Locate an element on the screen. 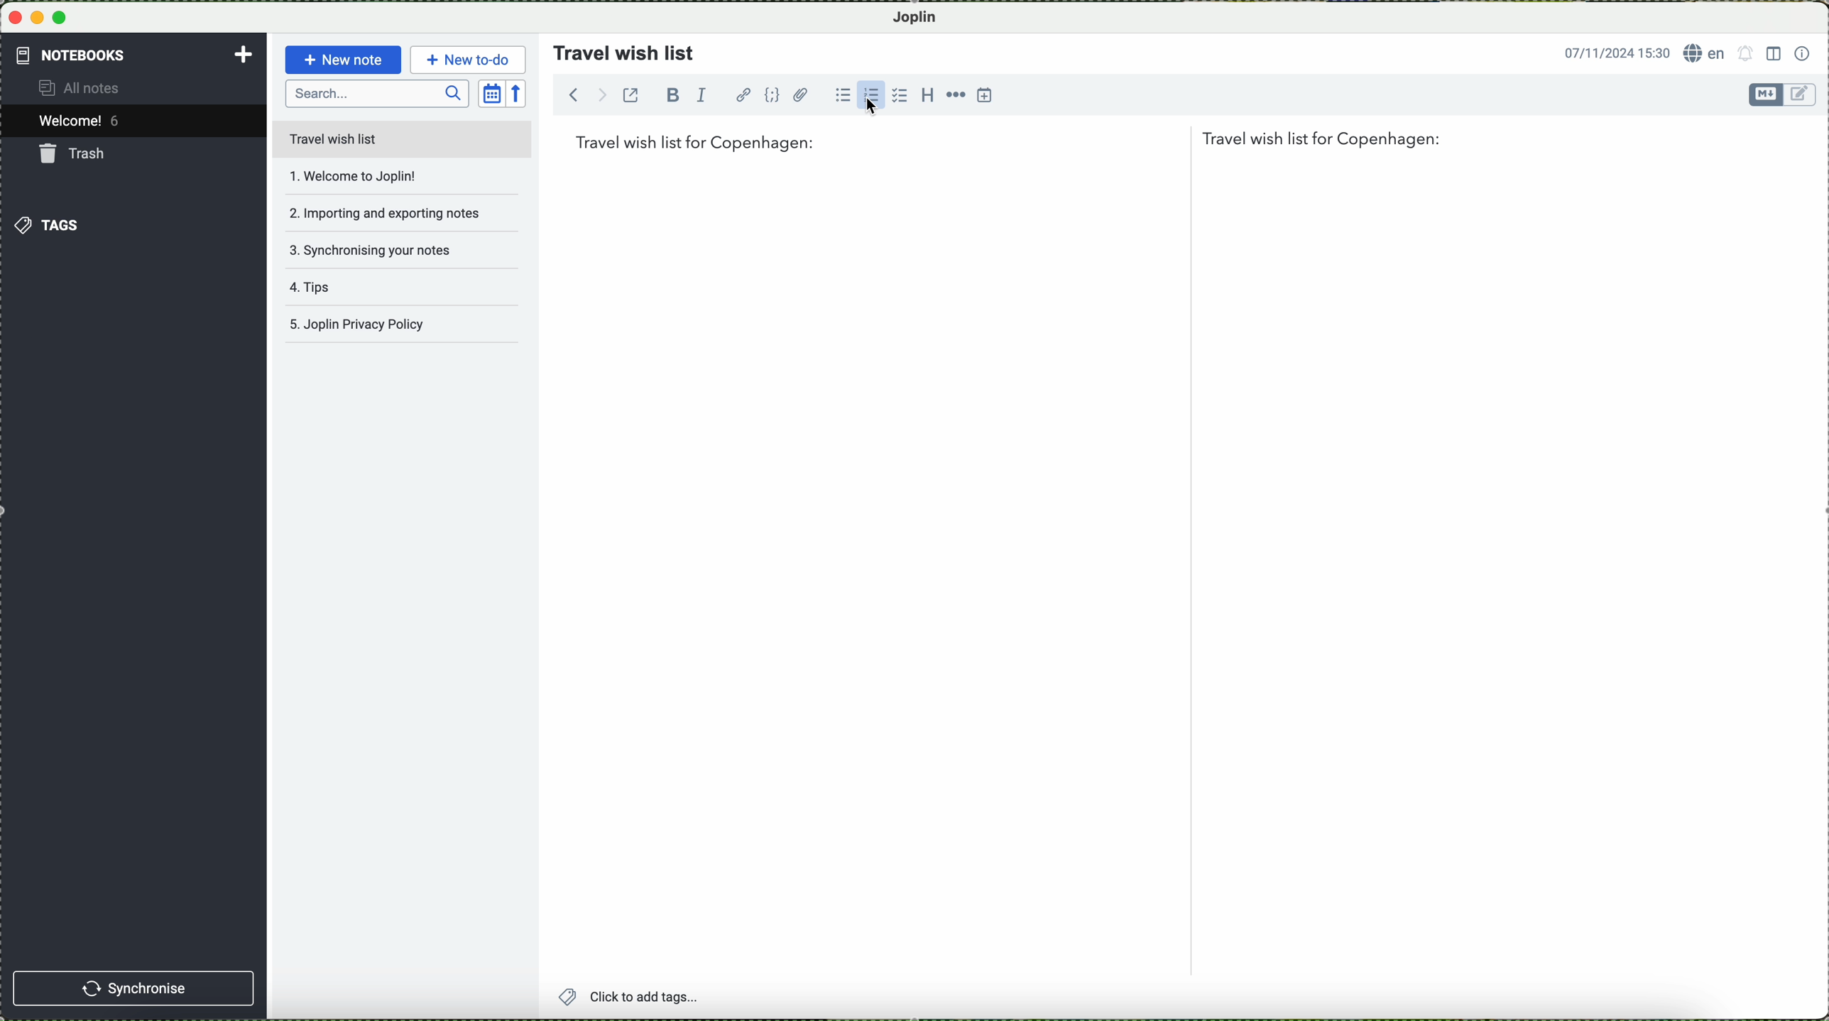 The image size is (1829, 1021). date and hour is located at coordinates (1612, 51).